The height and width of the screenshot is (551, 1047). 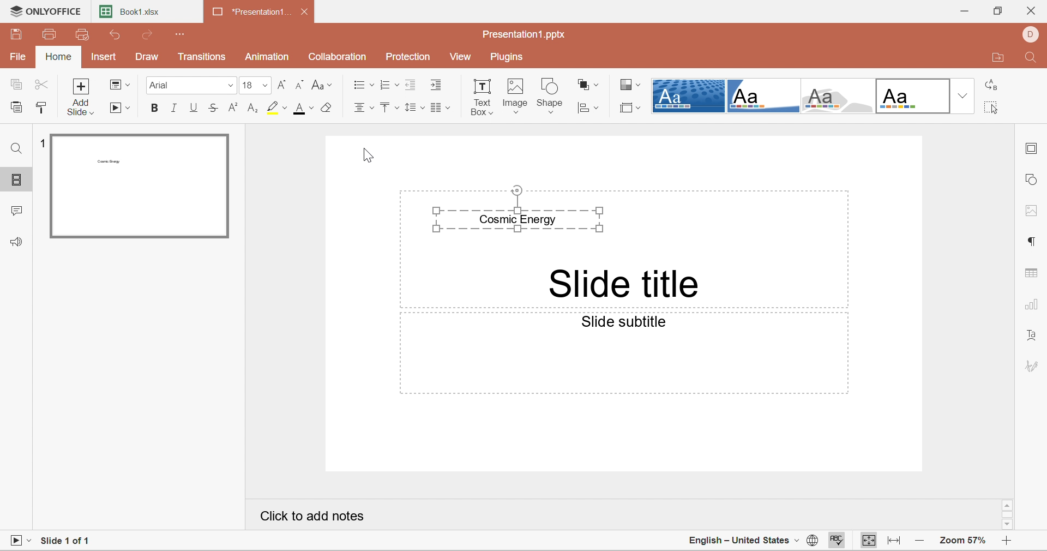 What do you see at coordinates (1034, 365) in the screenshot?
I see `Signature settings` at bounding box center [1034, 365].